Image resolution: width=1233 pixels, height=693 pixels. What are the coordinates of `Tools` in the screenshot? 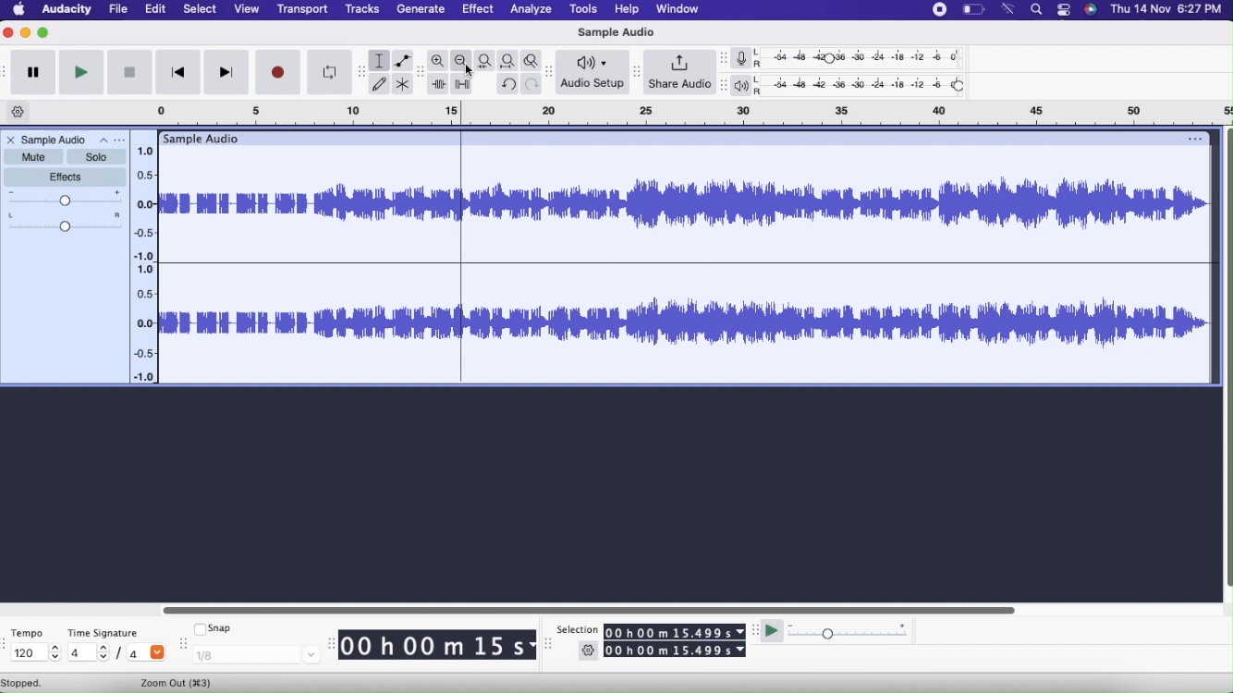 It's located at (586, 10).